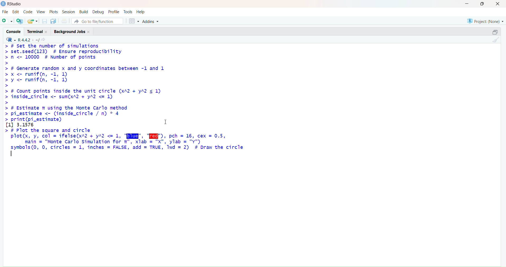  I want to click on Session, so click(68, 11).